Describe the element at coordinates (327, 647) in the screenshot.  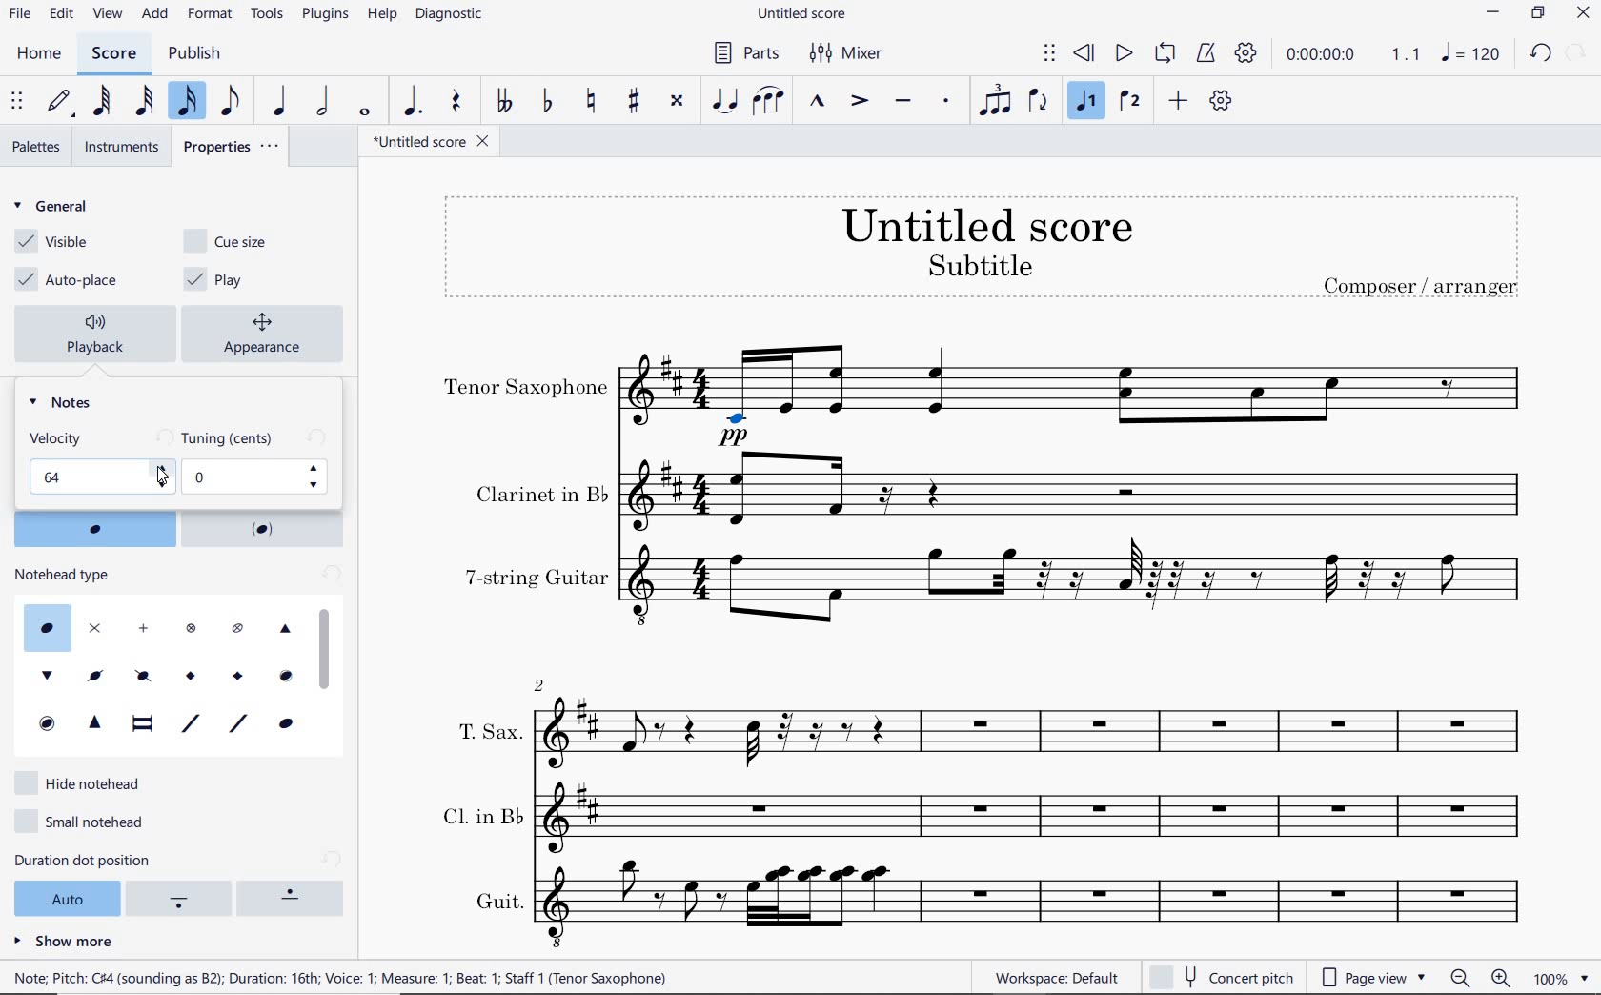
I see `cursor` at that location.